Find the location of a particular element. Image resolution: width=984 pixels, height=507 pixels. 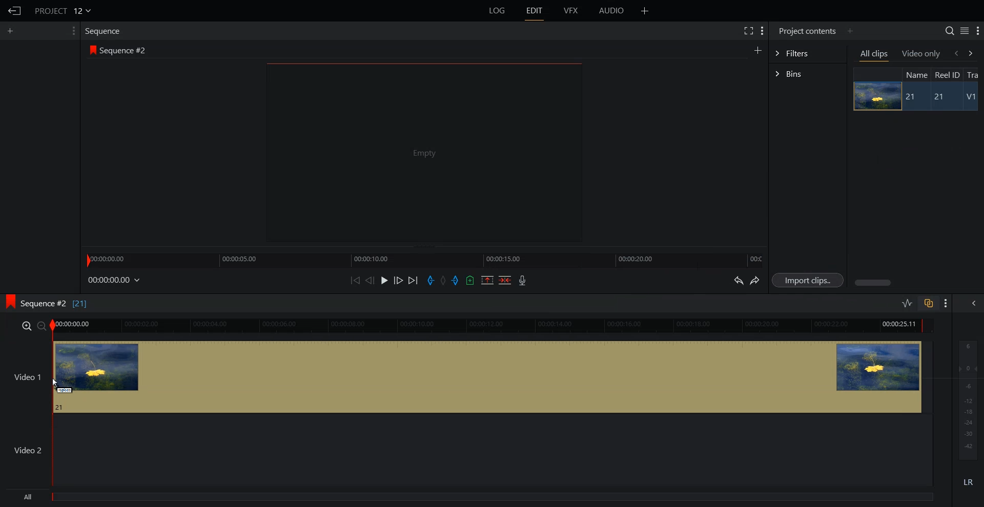

name is located at coordinates (916, 74).